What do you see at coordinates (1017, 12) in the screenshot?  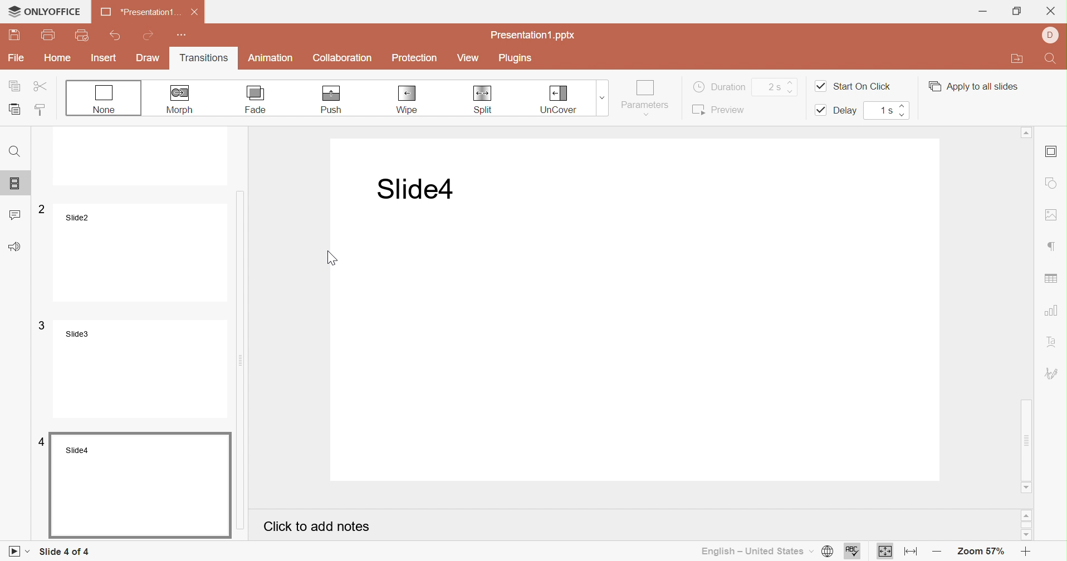 I see `Restore down` at bounding box center [1017, 12].